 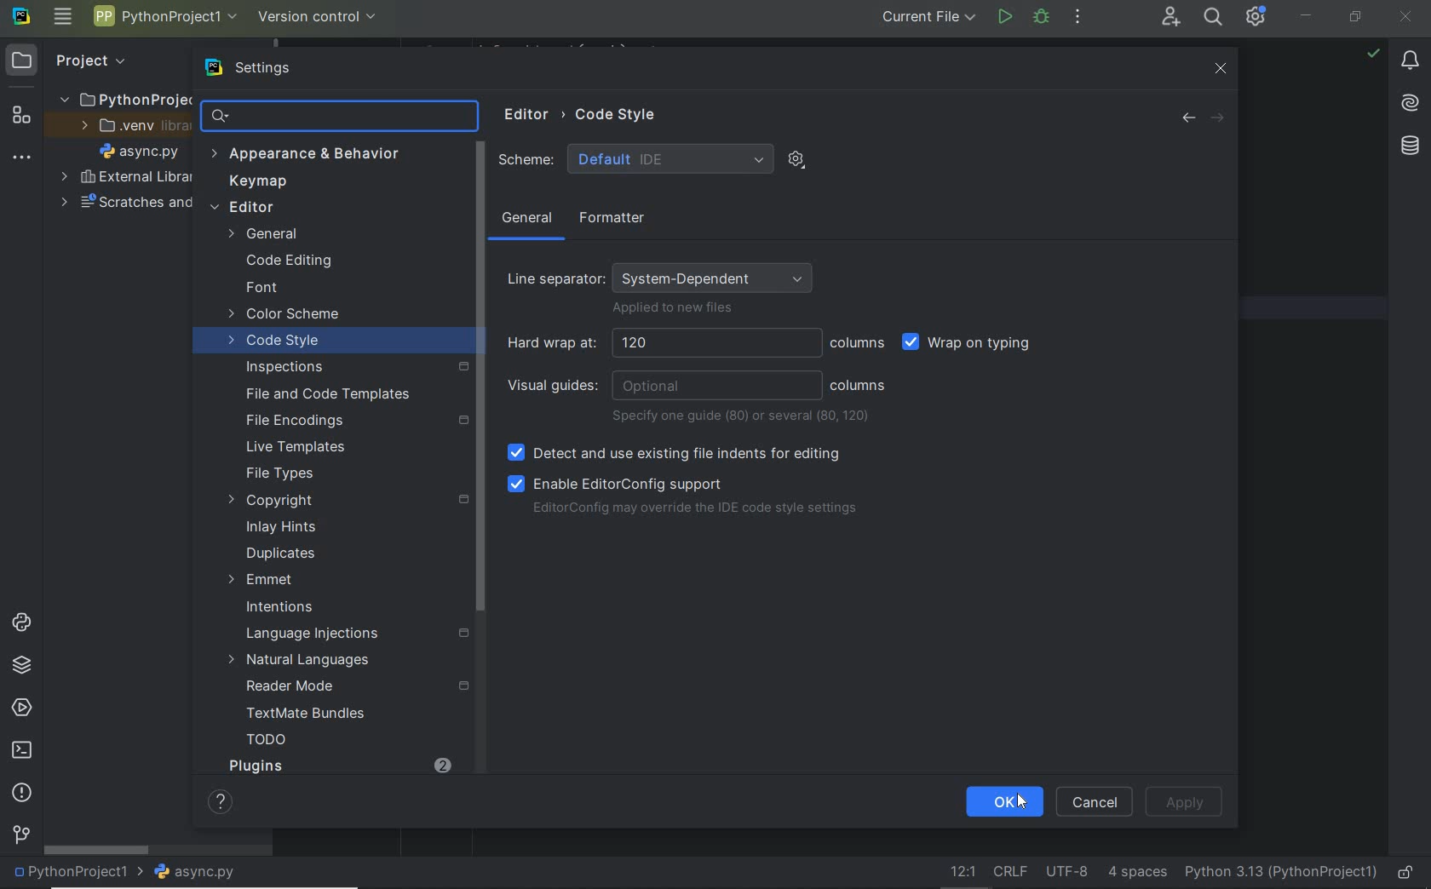 What do you see at coordinates (64, 19) in the screenshot?
I see `main menu` at bounding box center [64, 19].